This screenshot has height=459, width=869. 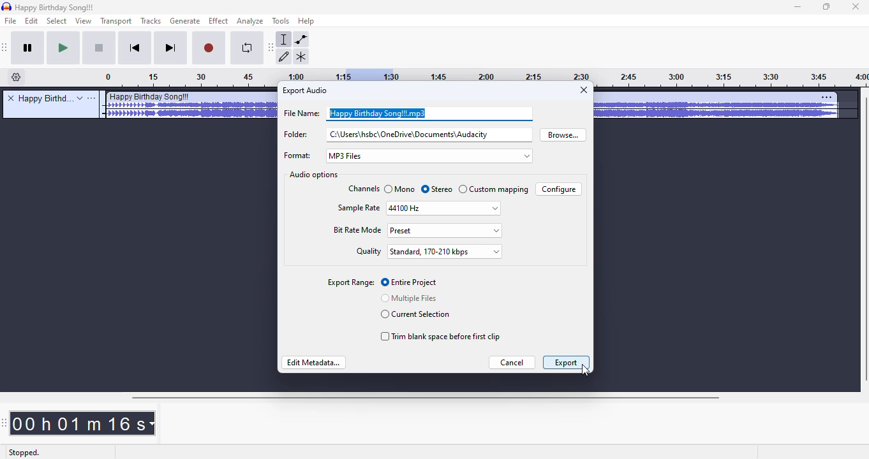 I want to click on Timeline, so click(x=191, y=78).